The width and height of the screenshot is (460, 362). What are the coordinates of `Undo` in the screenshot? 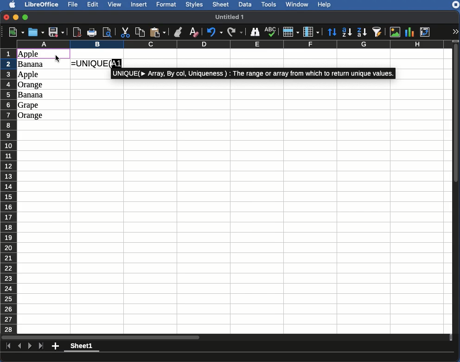 It's located at (214, 32).